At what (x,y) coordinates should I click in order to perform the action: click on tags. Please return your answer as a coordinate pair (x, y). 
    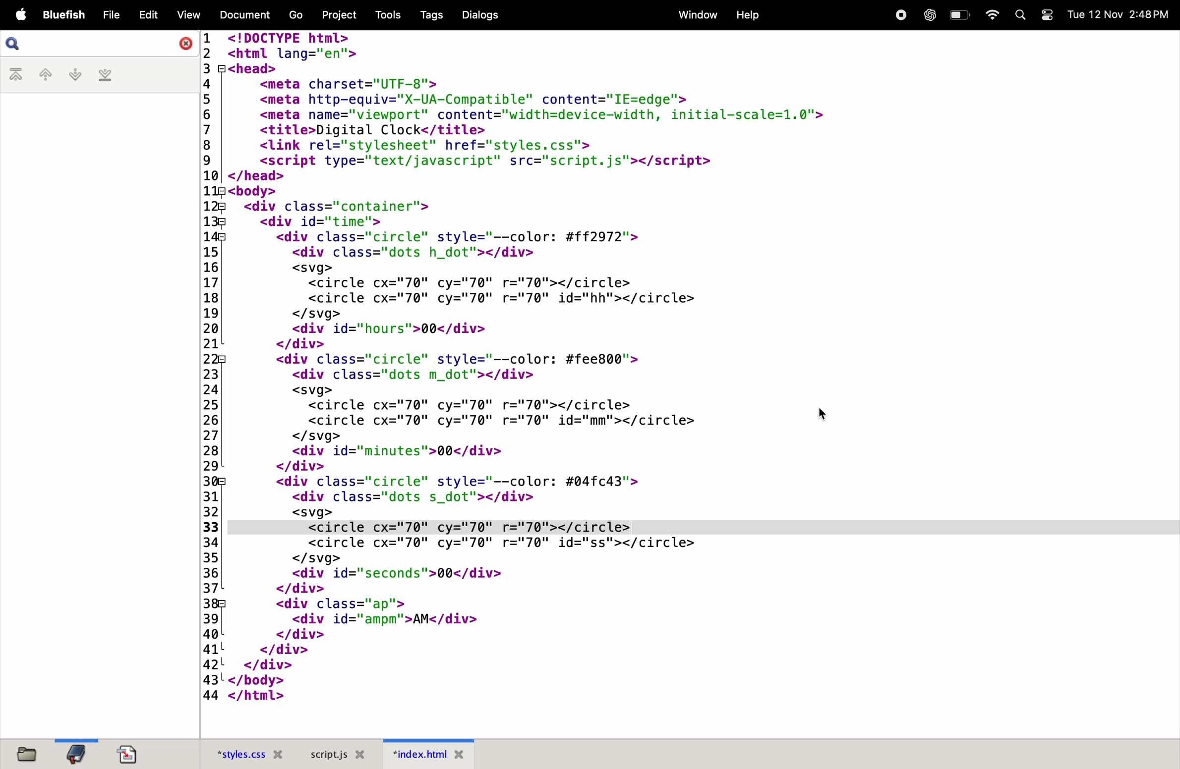
    Looking at the image, I should click on (428, 14).